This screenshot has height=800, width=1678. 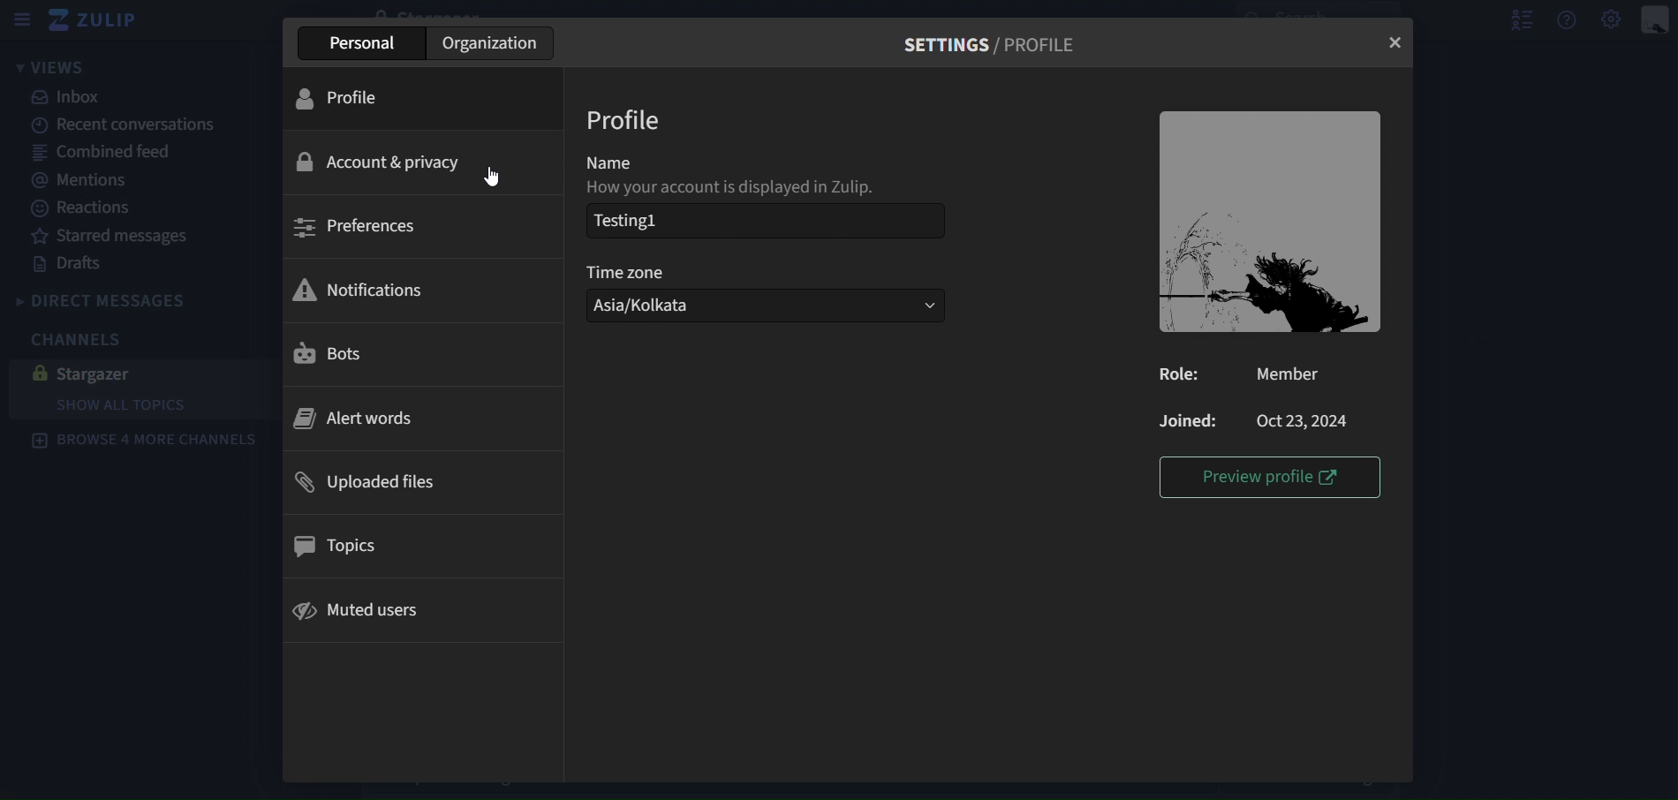 What do you see at coordinates (1238, 375) in the screenshot?
I see `Role: Member` at bounding box center [1238, 375].